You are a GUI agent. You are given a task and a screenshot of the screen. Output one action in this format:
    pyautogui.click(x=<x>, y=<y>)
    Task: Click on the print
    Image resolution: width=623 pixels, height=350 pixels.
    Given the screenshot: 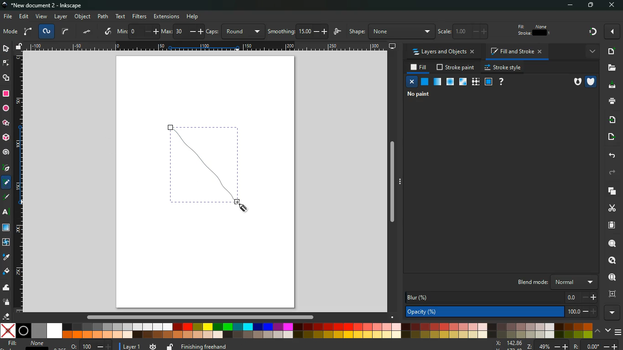 What is the action you would take?
    pyautogui.click(x=609, y=101)
    